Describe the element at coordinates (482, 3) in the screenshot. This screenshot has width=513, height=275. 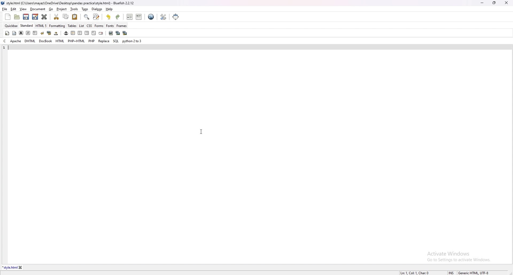
I see `minimize` at that location.